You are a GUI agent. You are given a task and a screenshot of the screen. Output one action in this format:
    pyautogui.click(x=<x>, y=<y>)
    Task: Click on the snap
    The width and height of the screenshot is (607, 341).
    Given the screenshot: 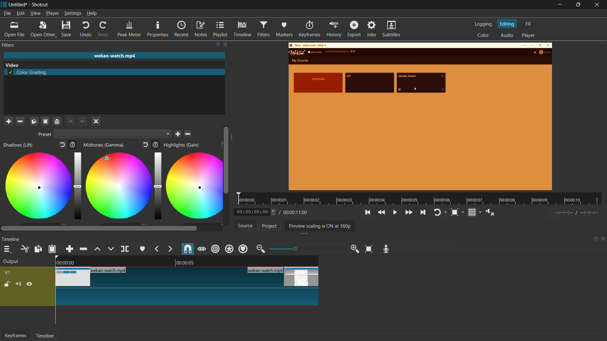 What is the action you would take?
    pyautogui.click(x=187, y=249)
    